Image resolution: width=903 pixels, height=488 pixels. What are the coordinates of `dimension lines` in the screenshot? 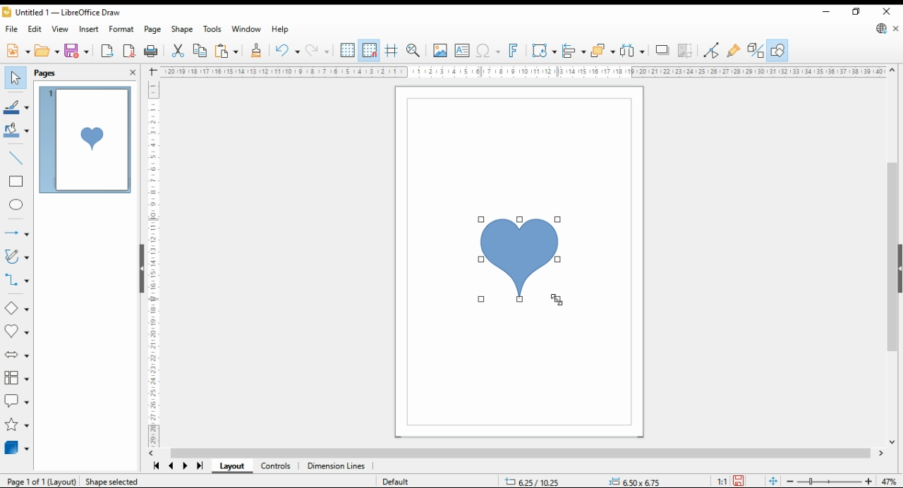 It's located at (337, 467).